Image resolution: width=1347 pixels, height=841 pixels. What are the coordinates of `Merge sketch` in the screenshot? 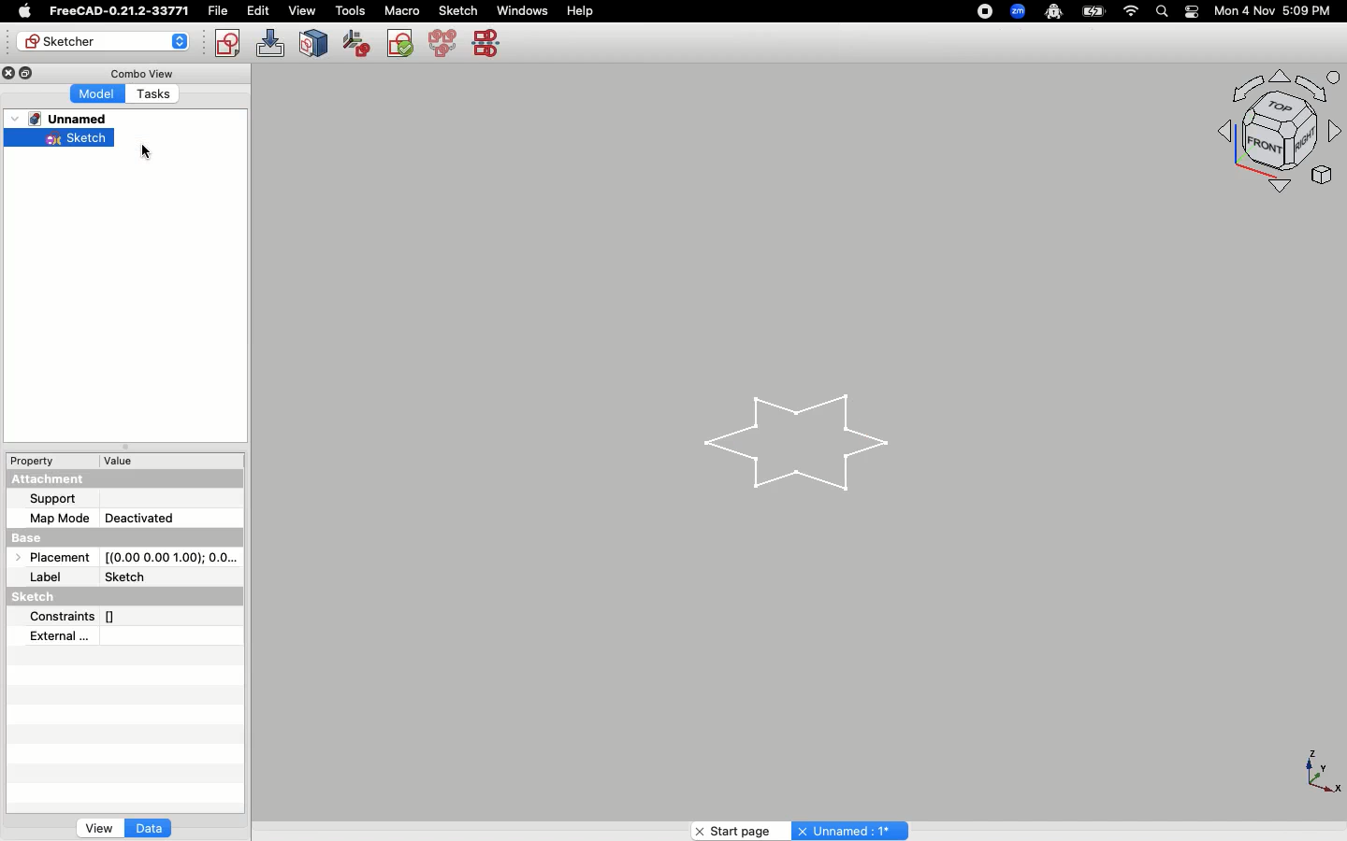 It's located at (442, 46).